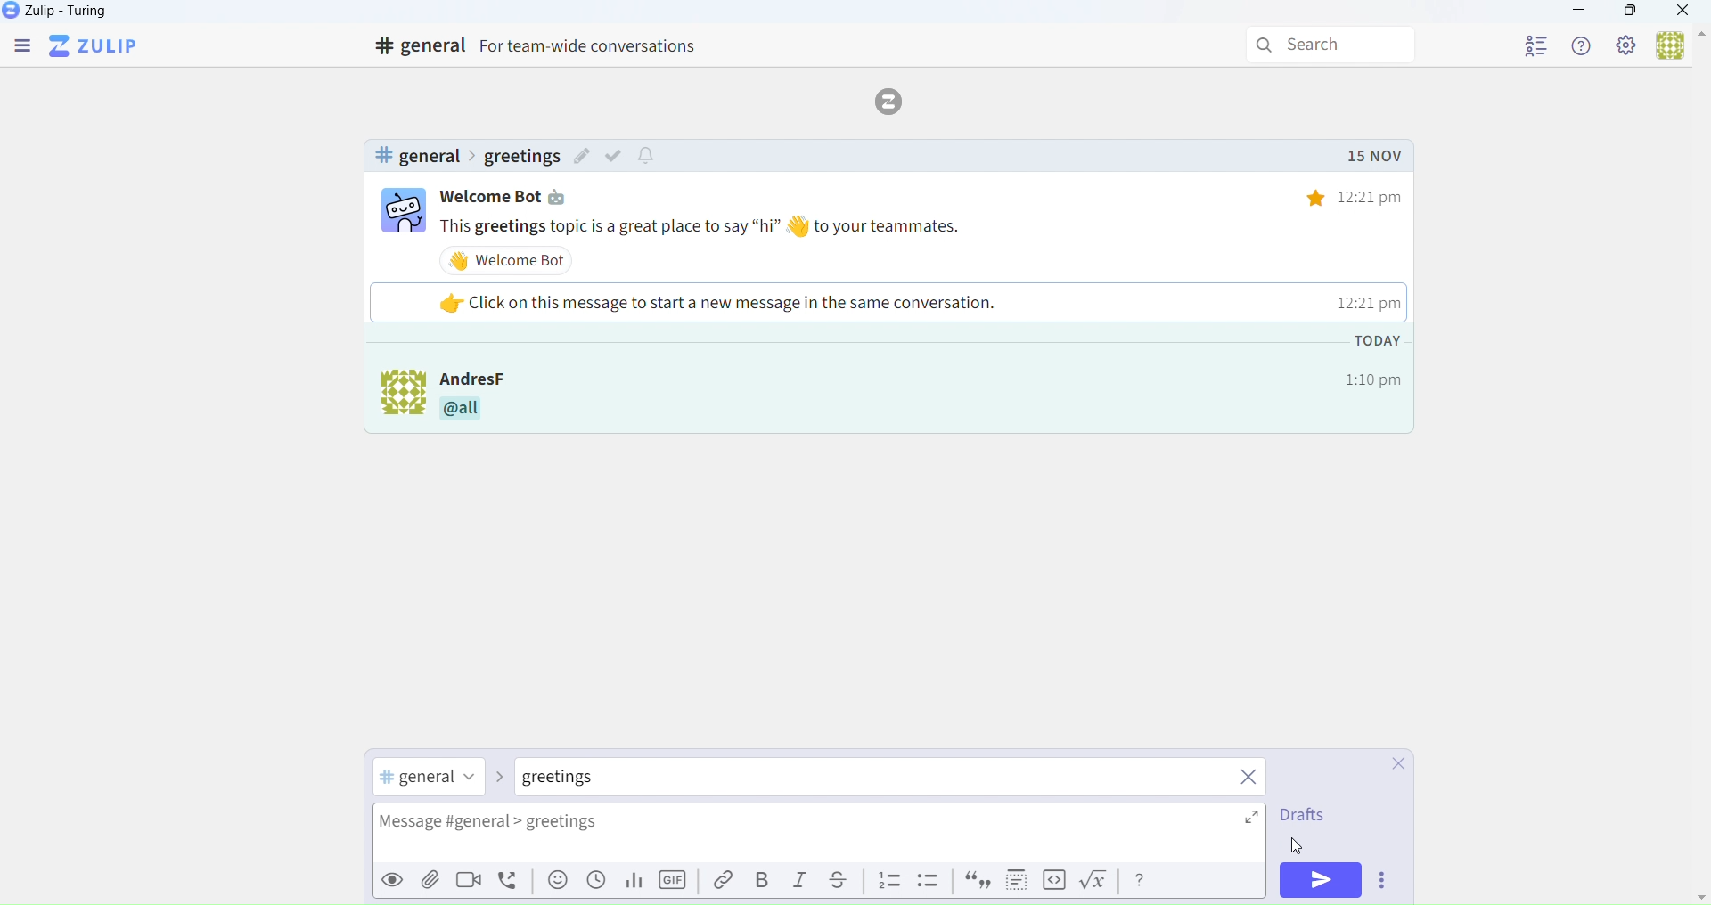 The image size is (1711, 905). What do you see at coordinates (515, 197) in the screenshot?
I see `bot name` at bounding box center [515, 197].